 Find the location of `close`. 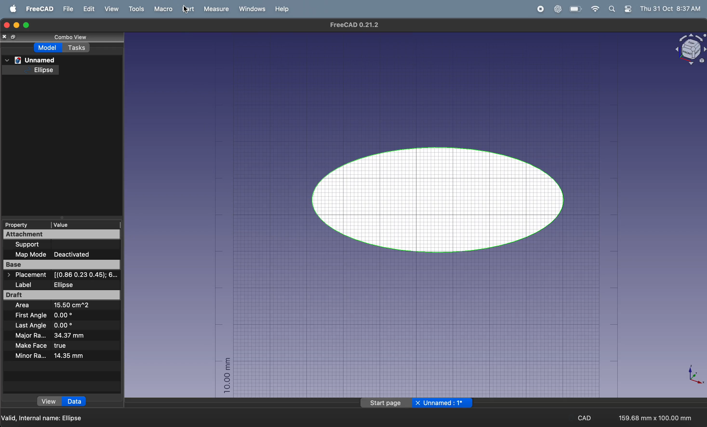

close is located at coordinates (9, 37).